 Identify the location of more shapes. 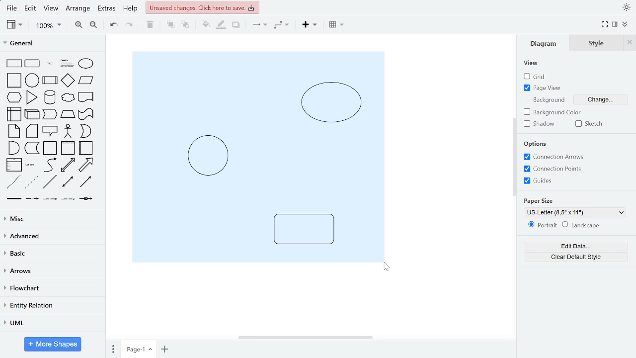
(54, 344).